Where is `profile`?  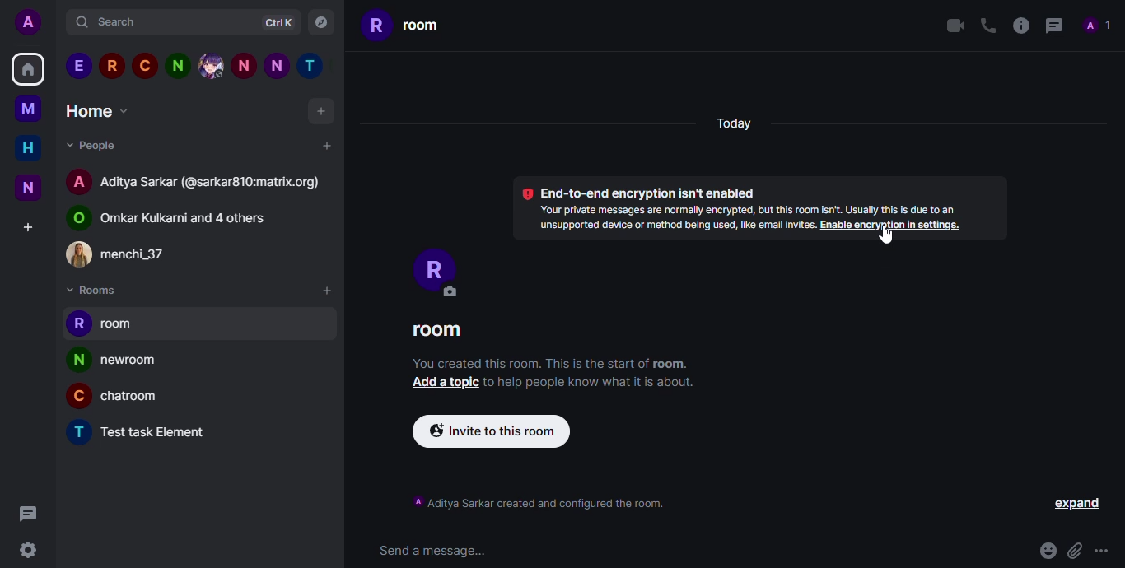
profile is located at coordinates (77, 324).